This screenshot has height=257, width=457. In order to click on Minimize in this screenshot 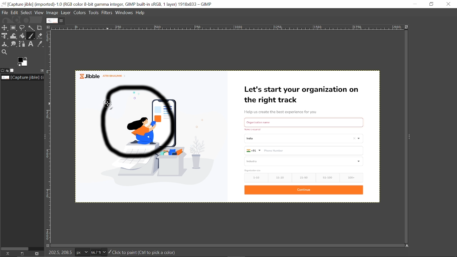, I will do `click(415, 4)`.